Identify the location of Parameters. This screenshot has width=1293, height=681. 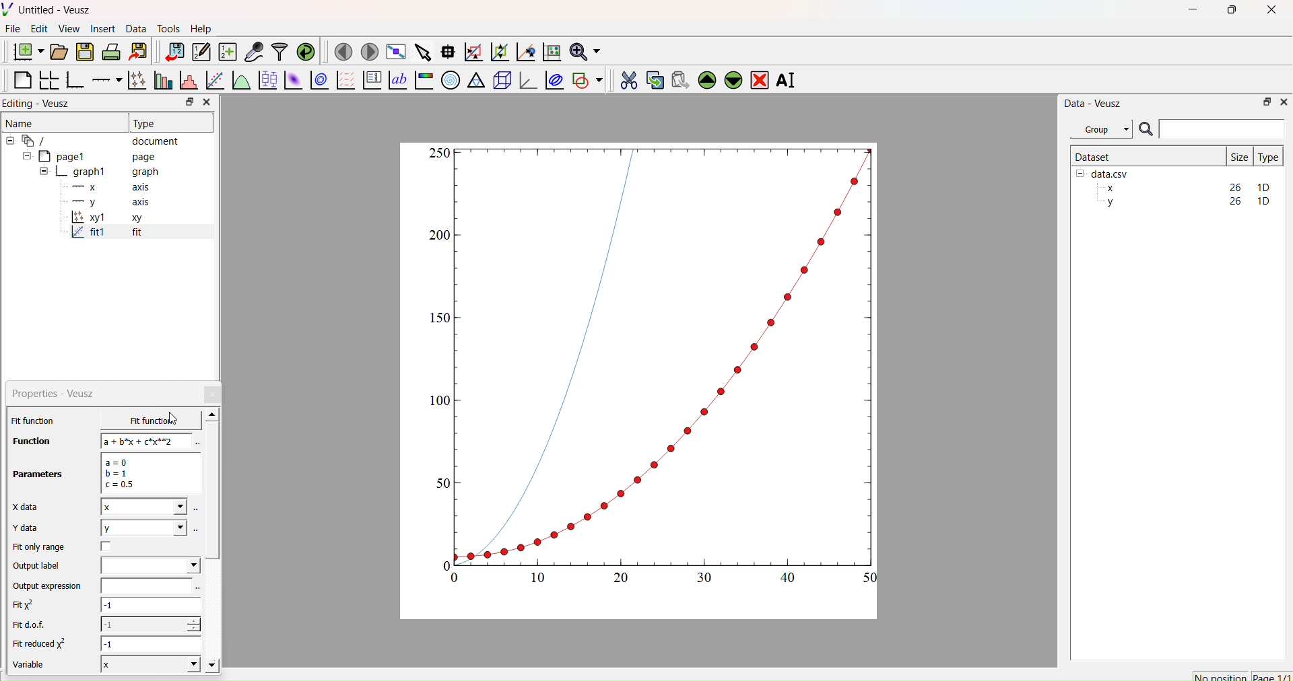
(39, 474).